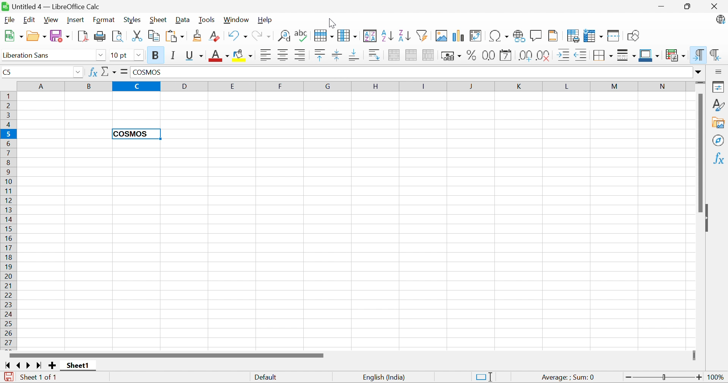 This screenshot has width=728, height=383. Describe the element at coordinates (483, 377) in the screenshot. I see `Standard Selection. Click to change the selection mode.` at that location.